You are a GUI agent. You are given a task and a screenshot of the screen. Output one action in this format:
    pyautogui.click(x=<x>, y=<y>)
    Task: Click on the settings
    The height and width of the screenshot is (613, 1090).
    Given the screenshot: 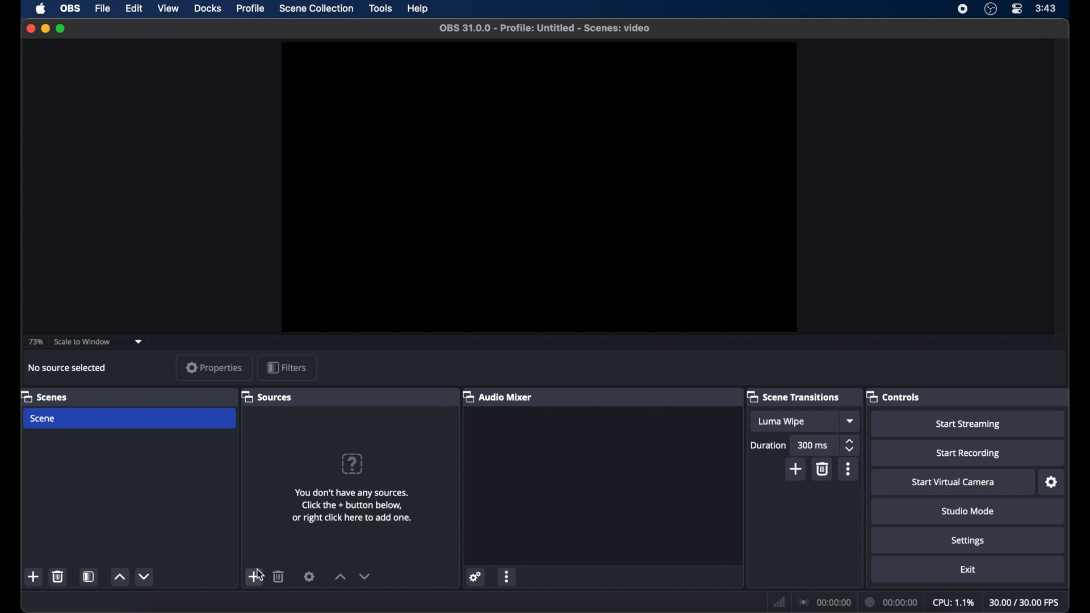 What is the action you would take?
    pyautogui.click(x=309, y=576)
    